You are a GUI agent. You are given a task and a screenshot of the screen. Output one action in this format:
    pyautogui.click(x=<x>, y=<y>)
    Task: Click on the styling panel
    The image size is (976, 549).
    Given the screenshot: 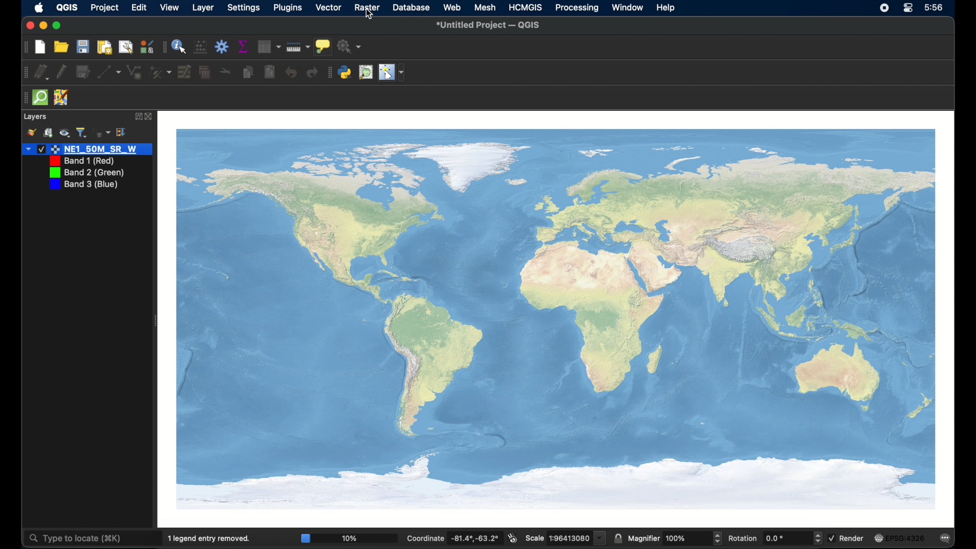 What is the action you would take?
    pyautogui.click(x=31, y=133)
    